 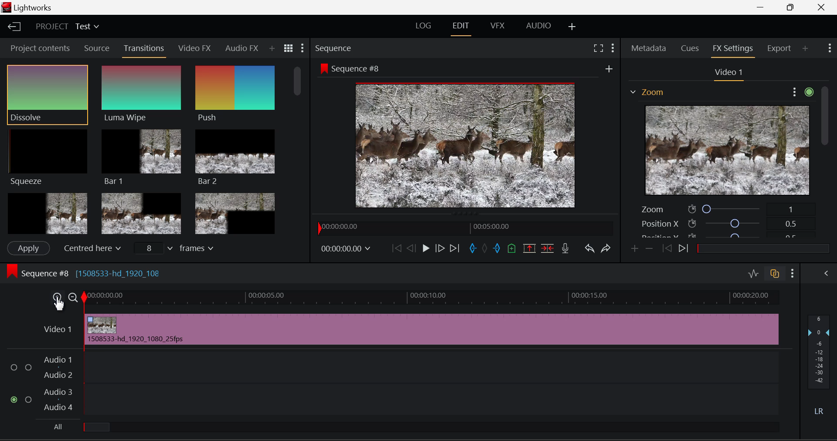 I want to click on Audio Input Checkbox, so click(x=14, y=399).